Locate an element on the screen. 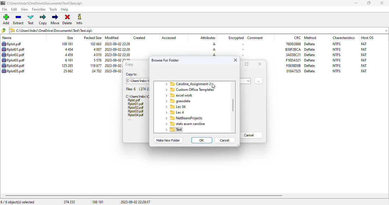 This screenshot has width=389, height=205. file is located at coordinates (13, 65).